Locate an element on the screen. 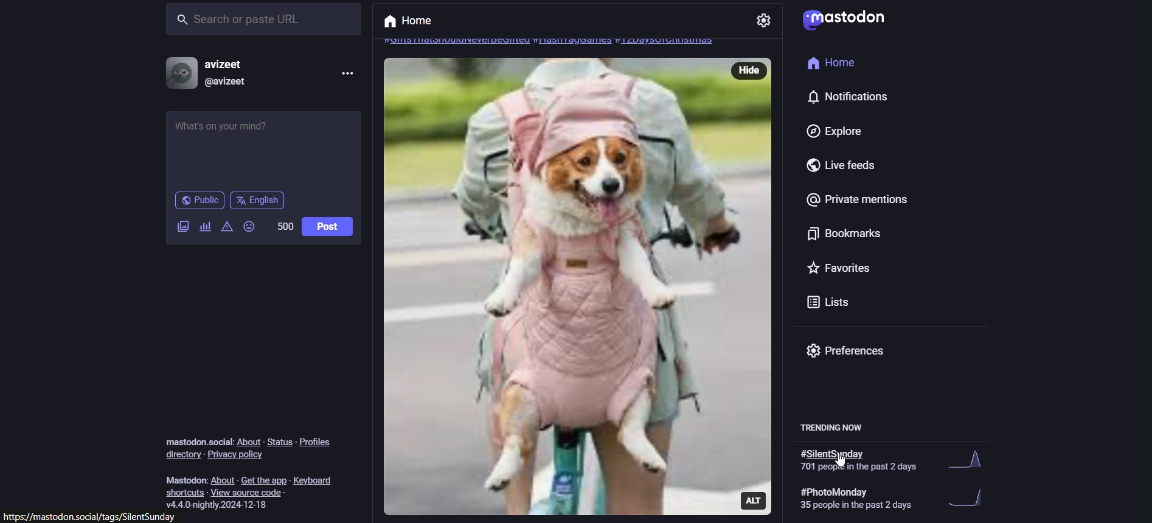 The width and height of the screenshot is (1152, 523). cursor is located at coordinates (847, 465).